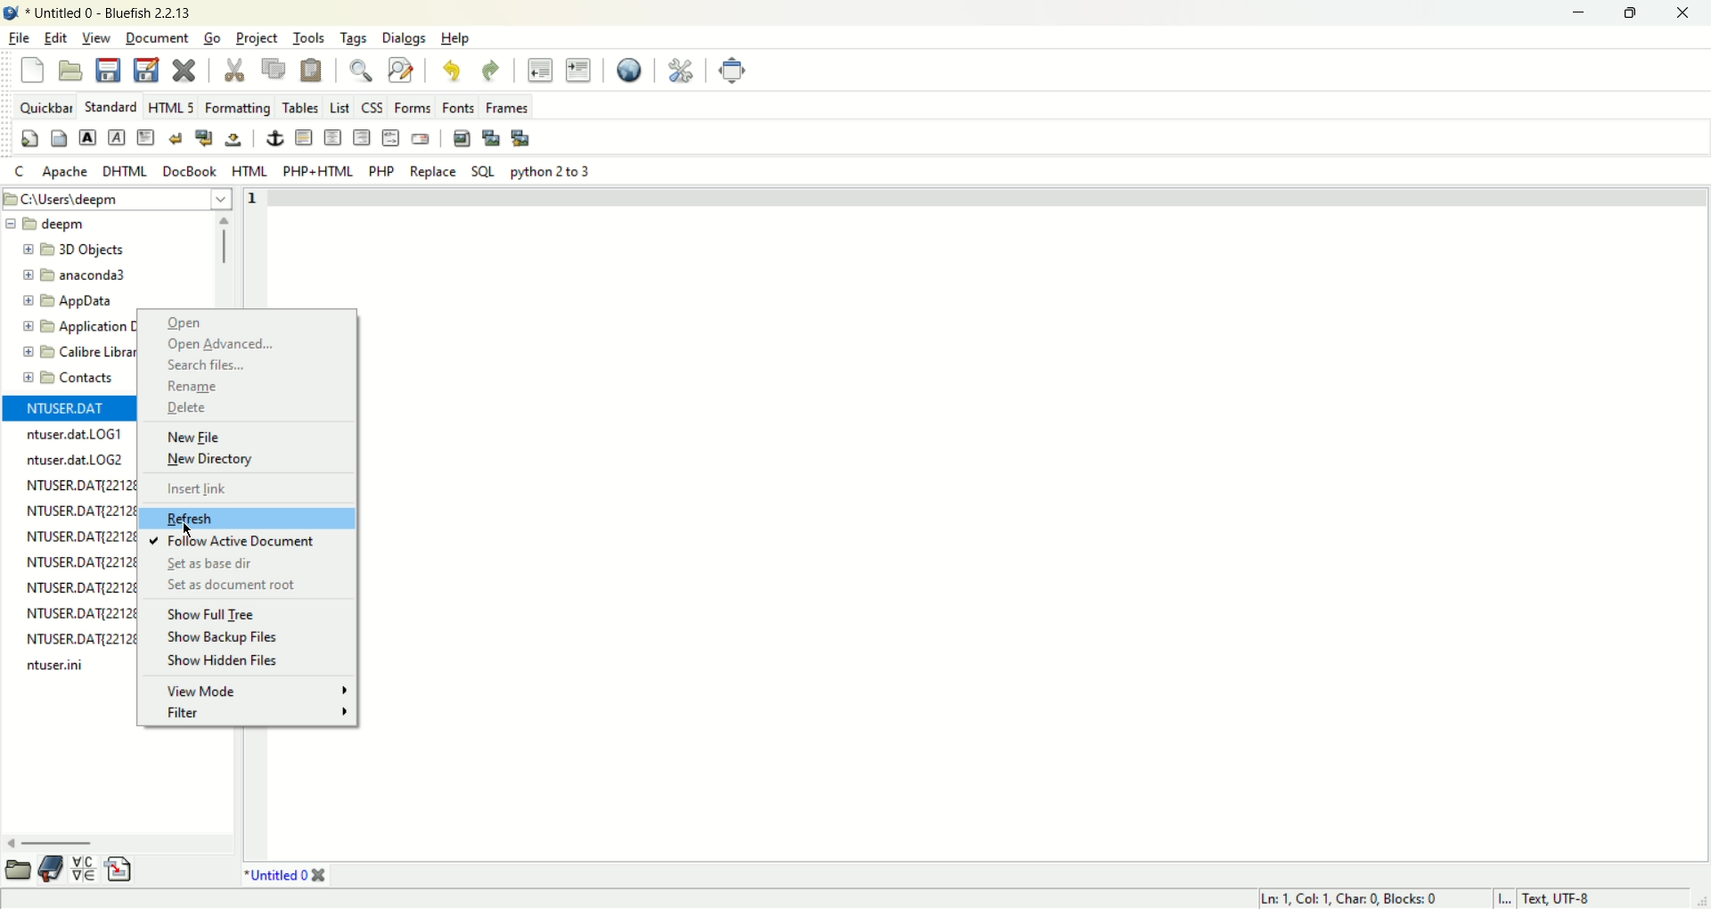 The height and width of the screenshot is (909, 1711). I want to click on rename, so click(234, 387).